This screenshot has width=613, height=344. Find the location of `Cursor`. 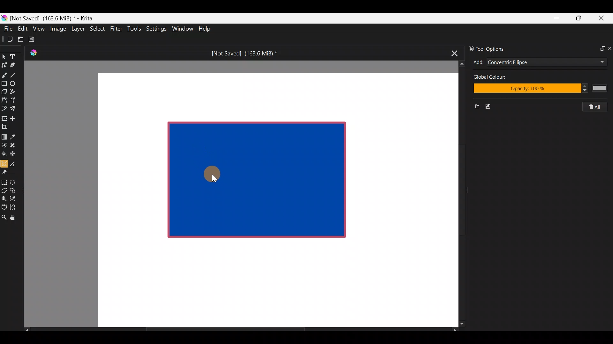

Cursor is located at coordinates (211, 173).